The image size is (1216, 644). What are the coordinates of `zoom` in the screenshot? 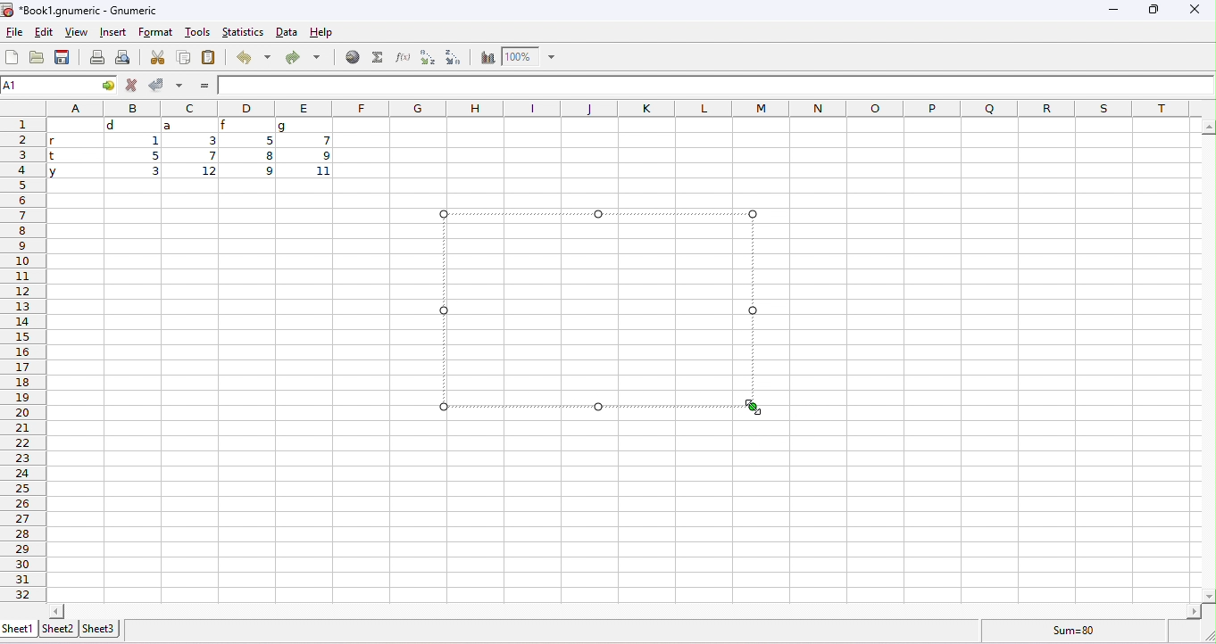 It's located at (529, 56).